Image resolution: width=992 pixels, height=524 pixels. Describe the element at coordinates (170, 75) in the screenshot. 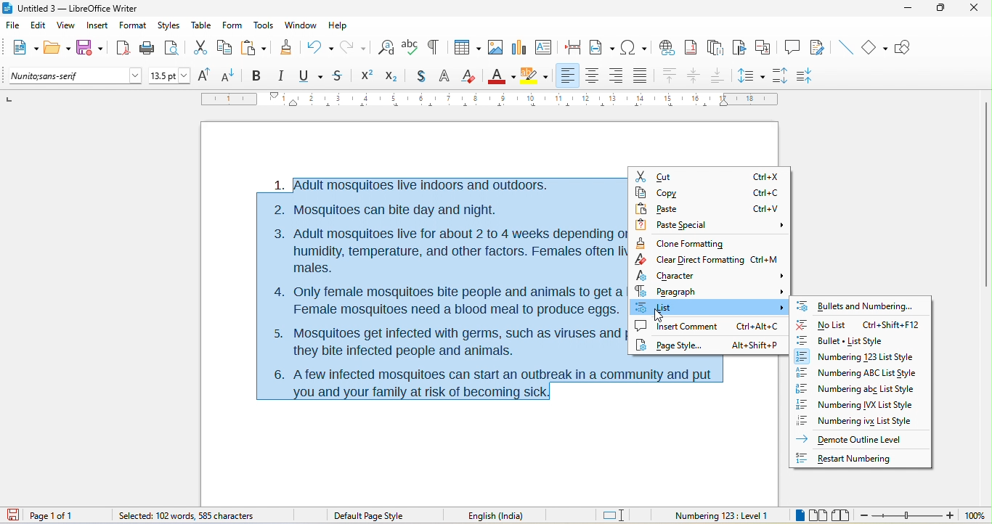

I see `font size` at that location.